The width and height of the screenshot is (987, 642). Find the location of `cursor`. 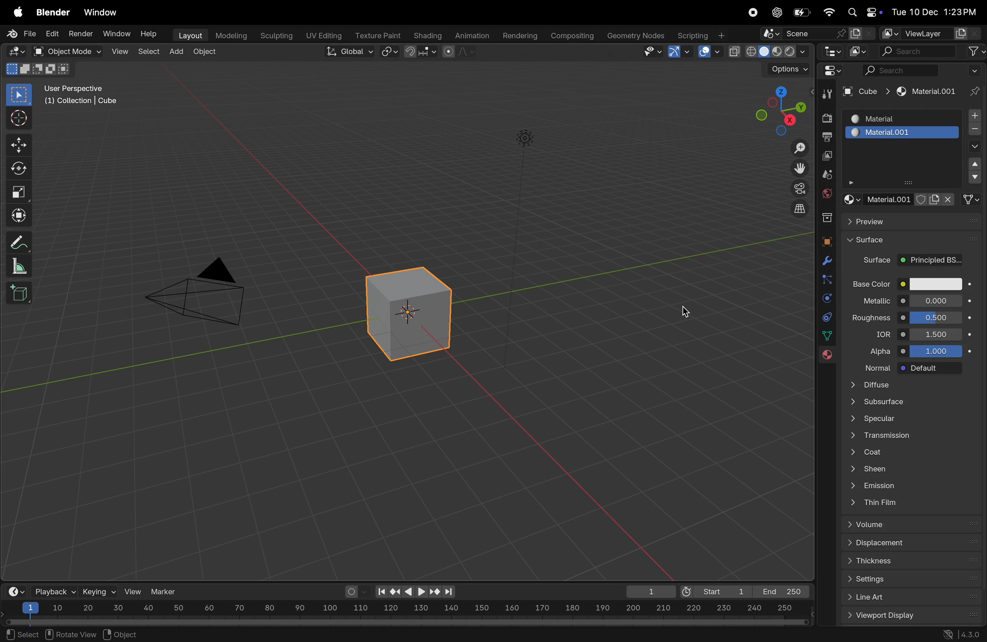

cursor is located at coordinates (692, 309).